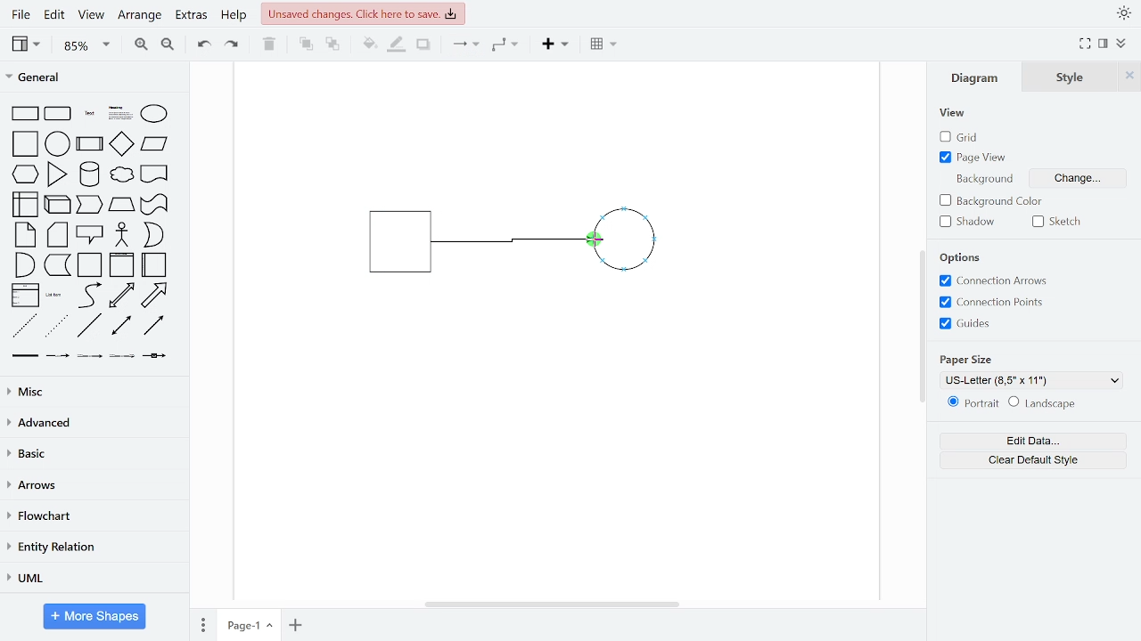  What do you see at coordinates (91, 548) in the screenshot?
I see `entity relation` at bounding box center [91, 548].